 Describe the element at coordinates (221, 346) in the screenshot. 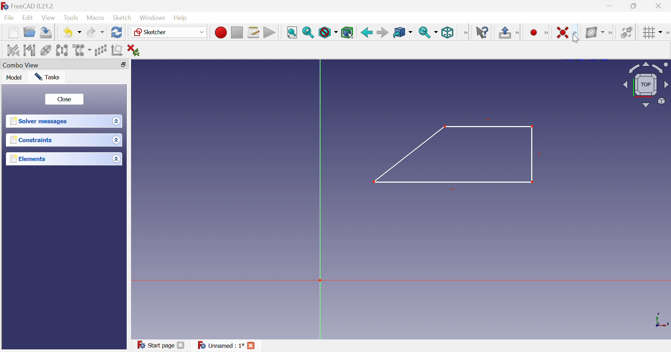

I see `Unnamed : 1*` at that location.